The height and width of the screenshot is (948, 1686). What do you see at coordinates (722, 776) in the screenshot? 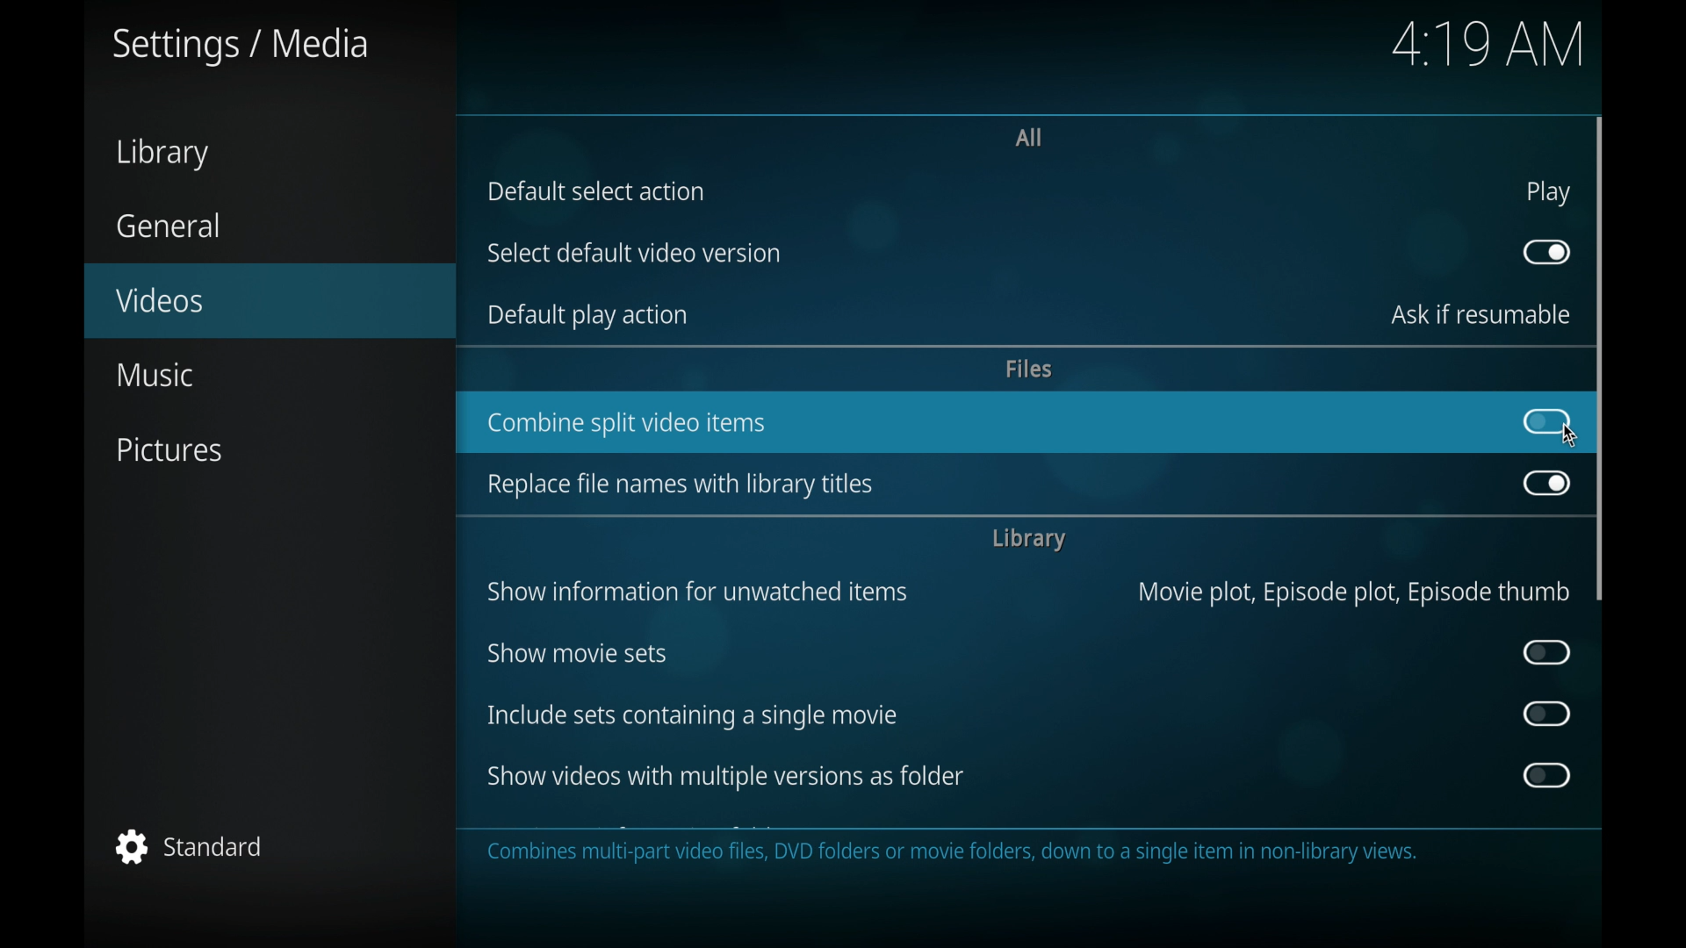
I see `show videos with multiple versions` at bounding box center [722, 776].